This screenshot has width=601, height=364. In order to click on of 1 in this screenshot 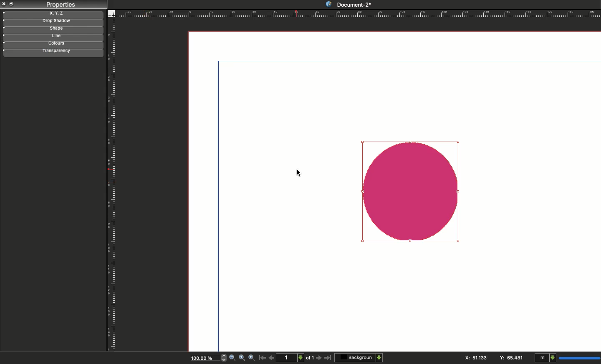, I will do `click(310, 359)`.